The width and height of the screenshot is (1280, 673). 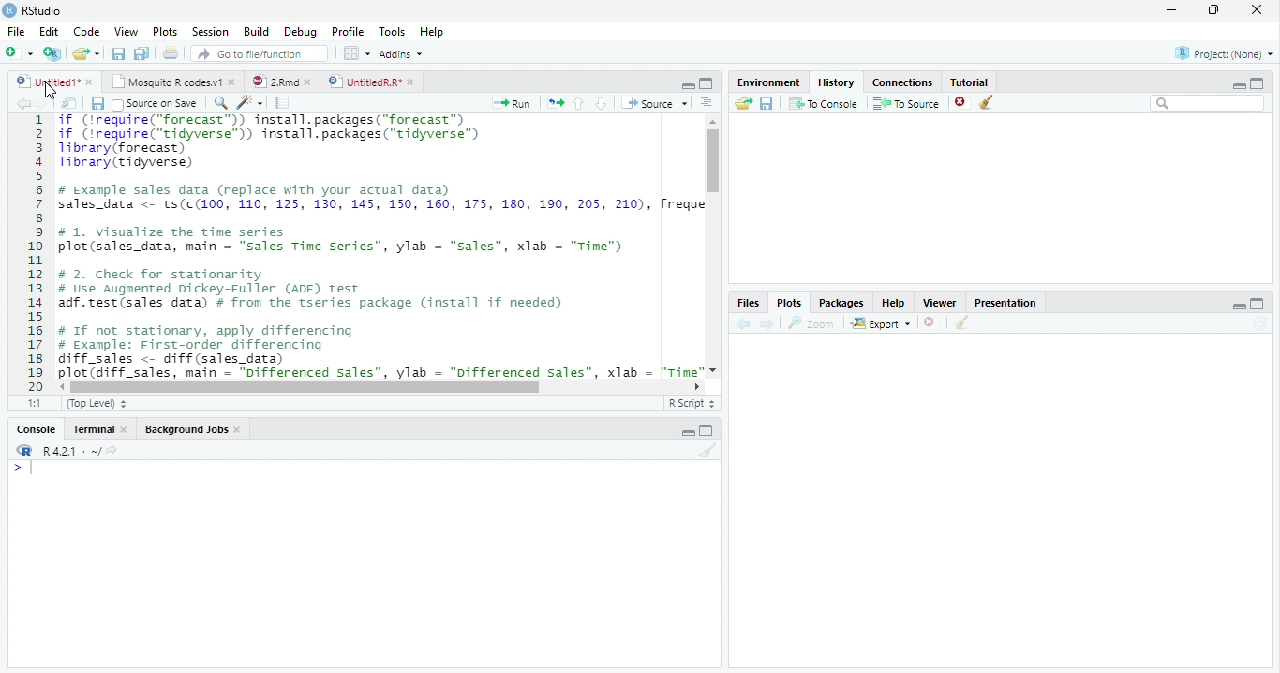 I want to click on # 1. visualize the time series
plot(sales_data, main — "sales Time Series”, ylab = “sales”, xlab = "Time"), so click(x=340, y=239).